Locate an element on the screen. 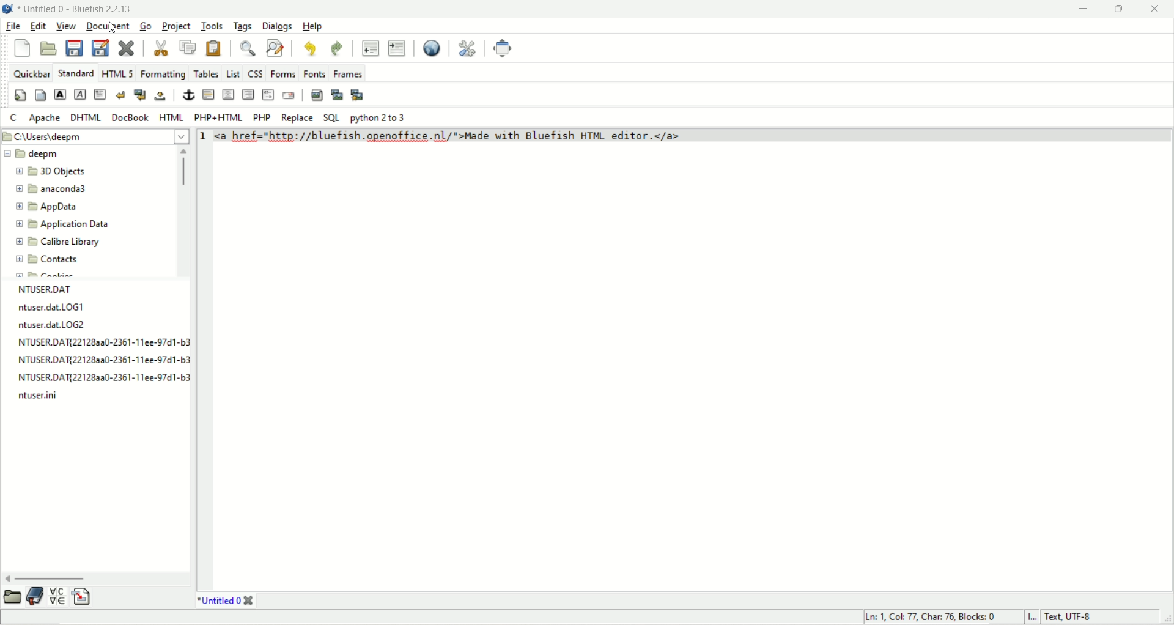 The height and width of the screenshot is (625, 1174). tools is located at coordinates (212, 26).